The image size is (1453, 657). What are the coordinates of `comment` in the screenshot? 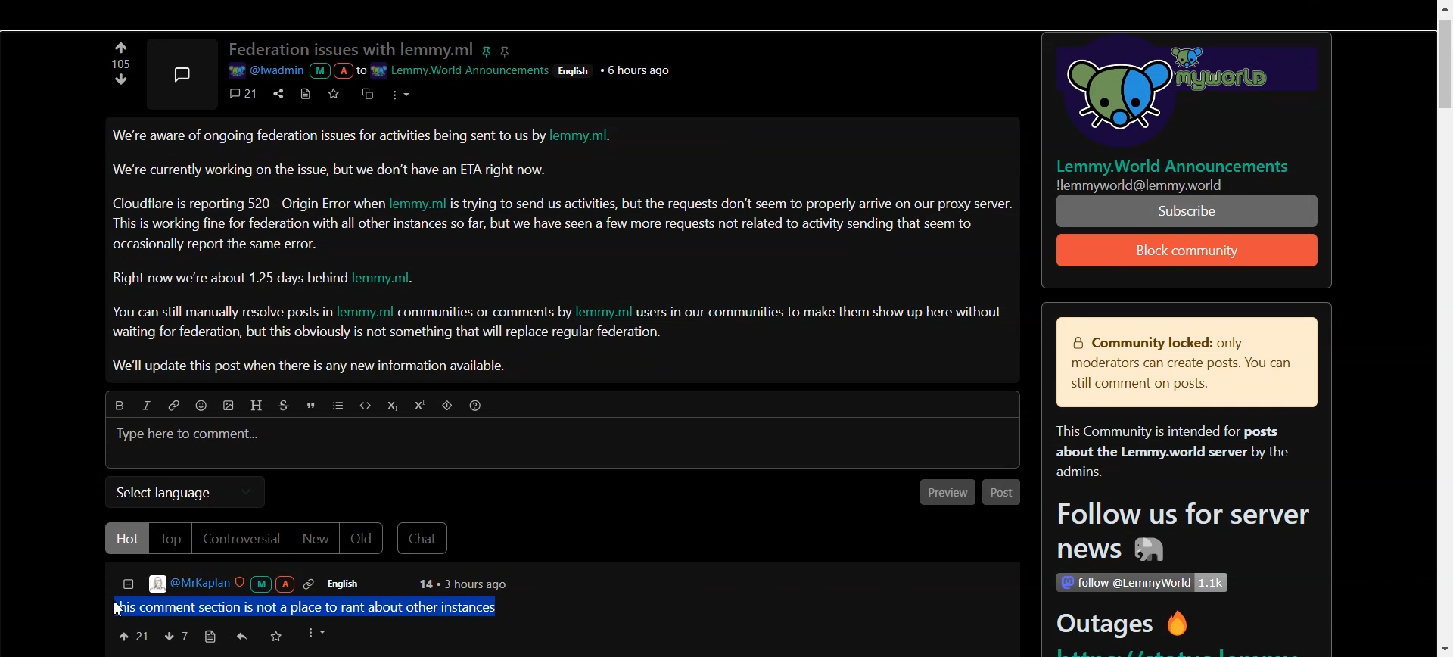 It's located at (244, 93).